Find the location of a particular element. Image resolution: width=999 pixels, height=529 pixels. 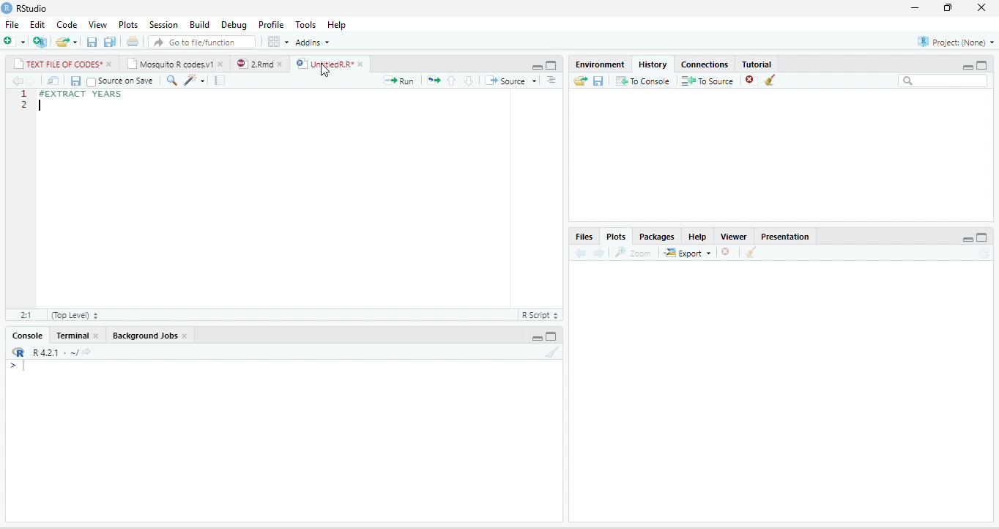

back is located at coordinates (580, 252).